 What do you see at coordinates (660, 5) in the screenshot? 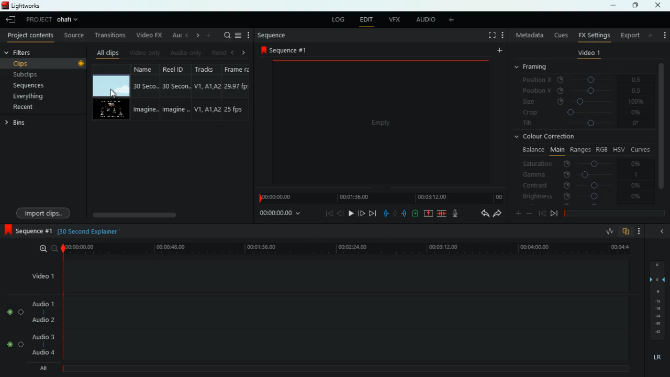
I see `close` at bounding box center [660, 5].